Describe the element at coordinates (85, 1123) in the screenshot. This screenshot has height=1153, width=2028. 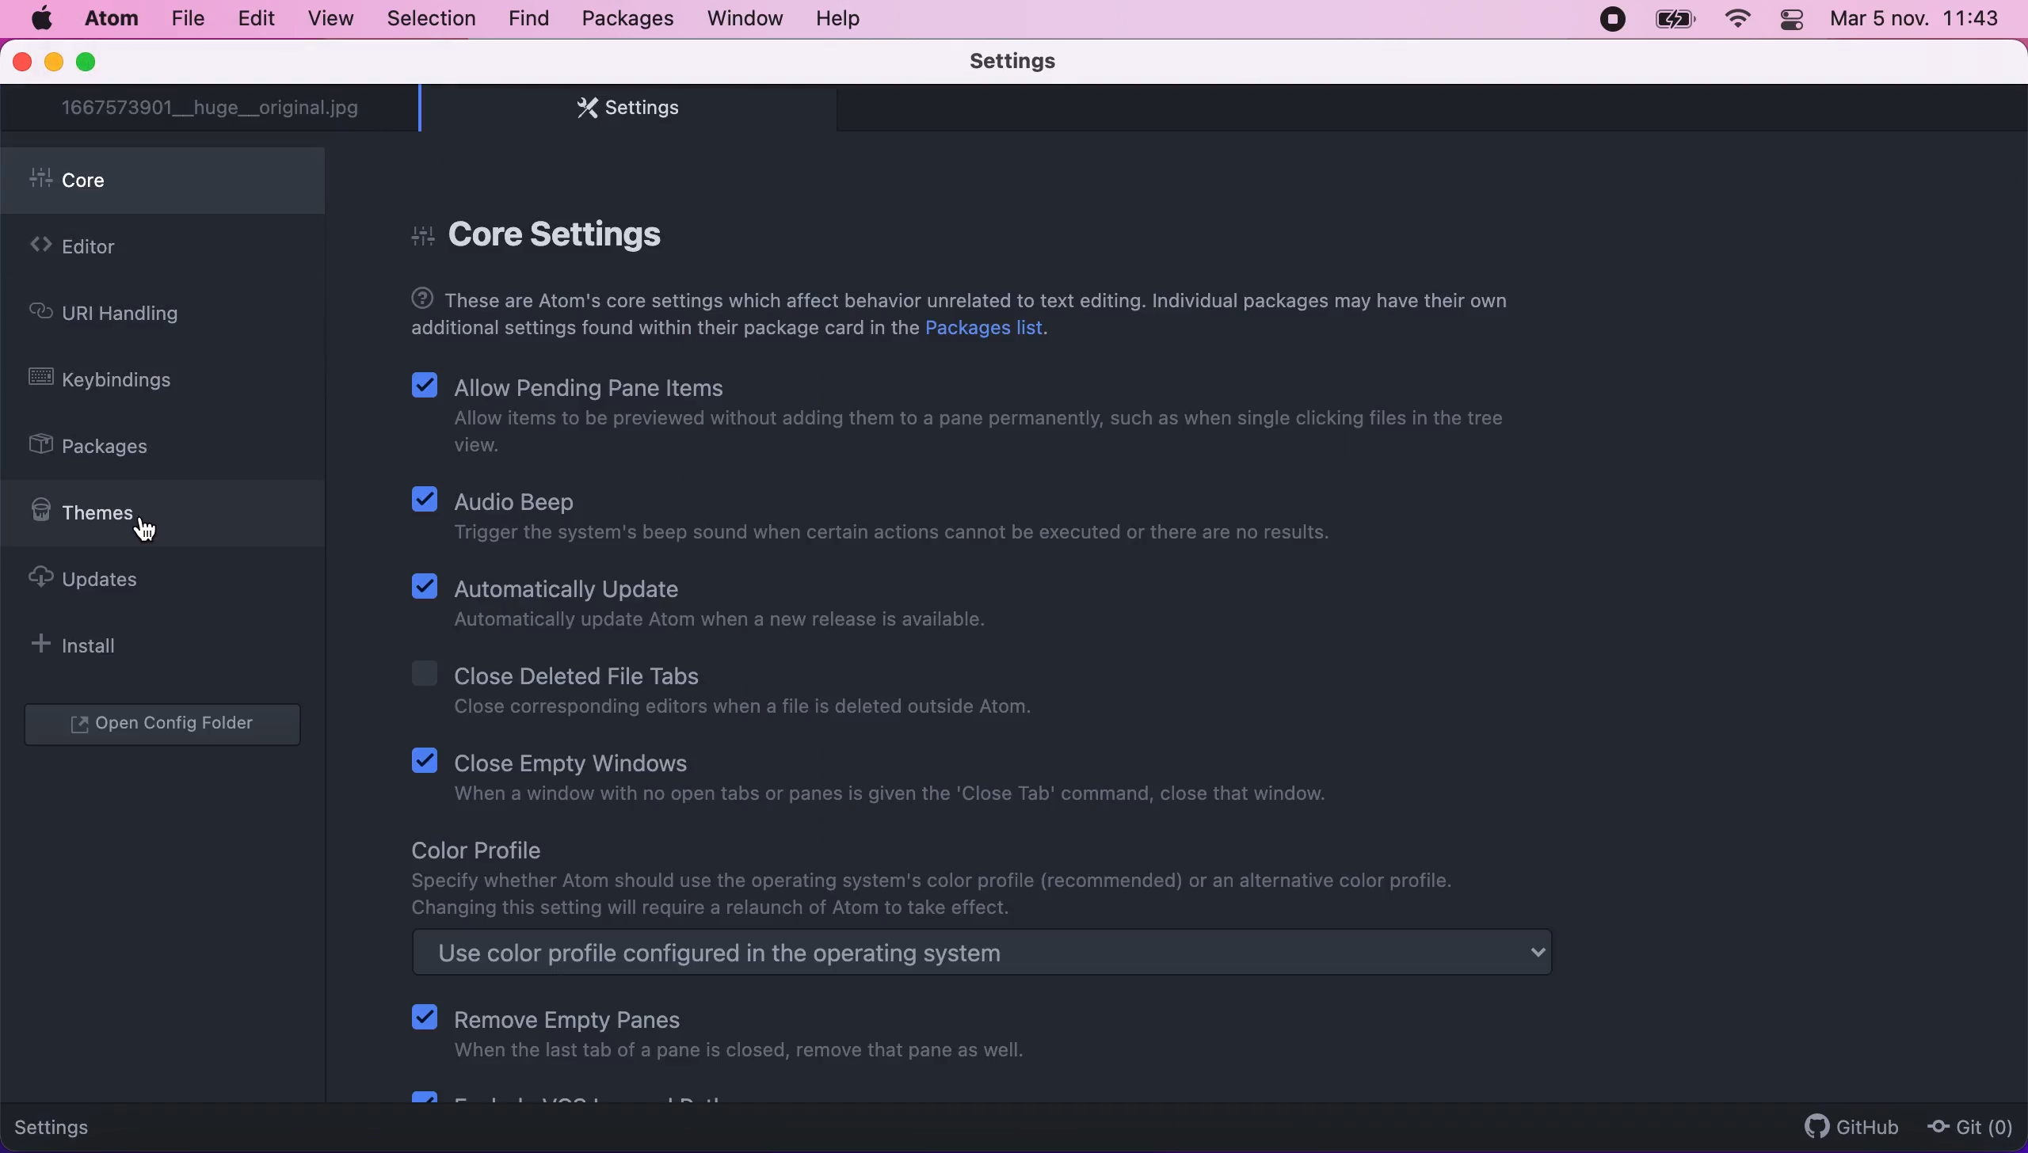
I see `settings` at that location.